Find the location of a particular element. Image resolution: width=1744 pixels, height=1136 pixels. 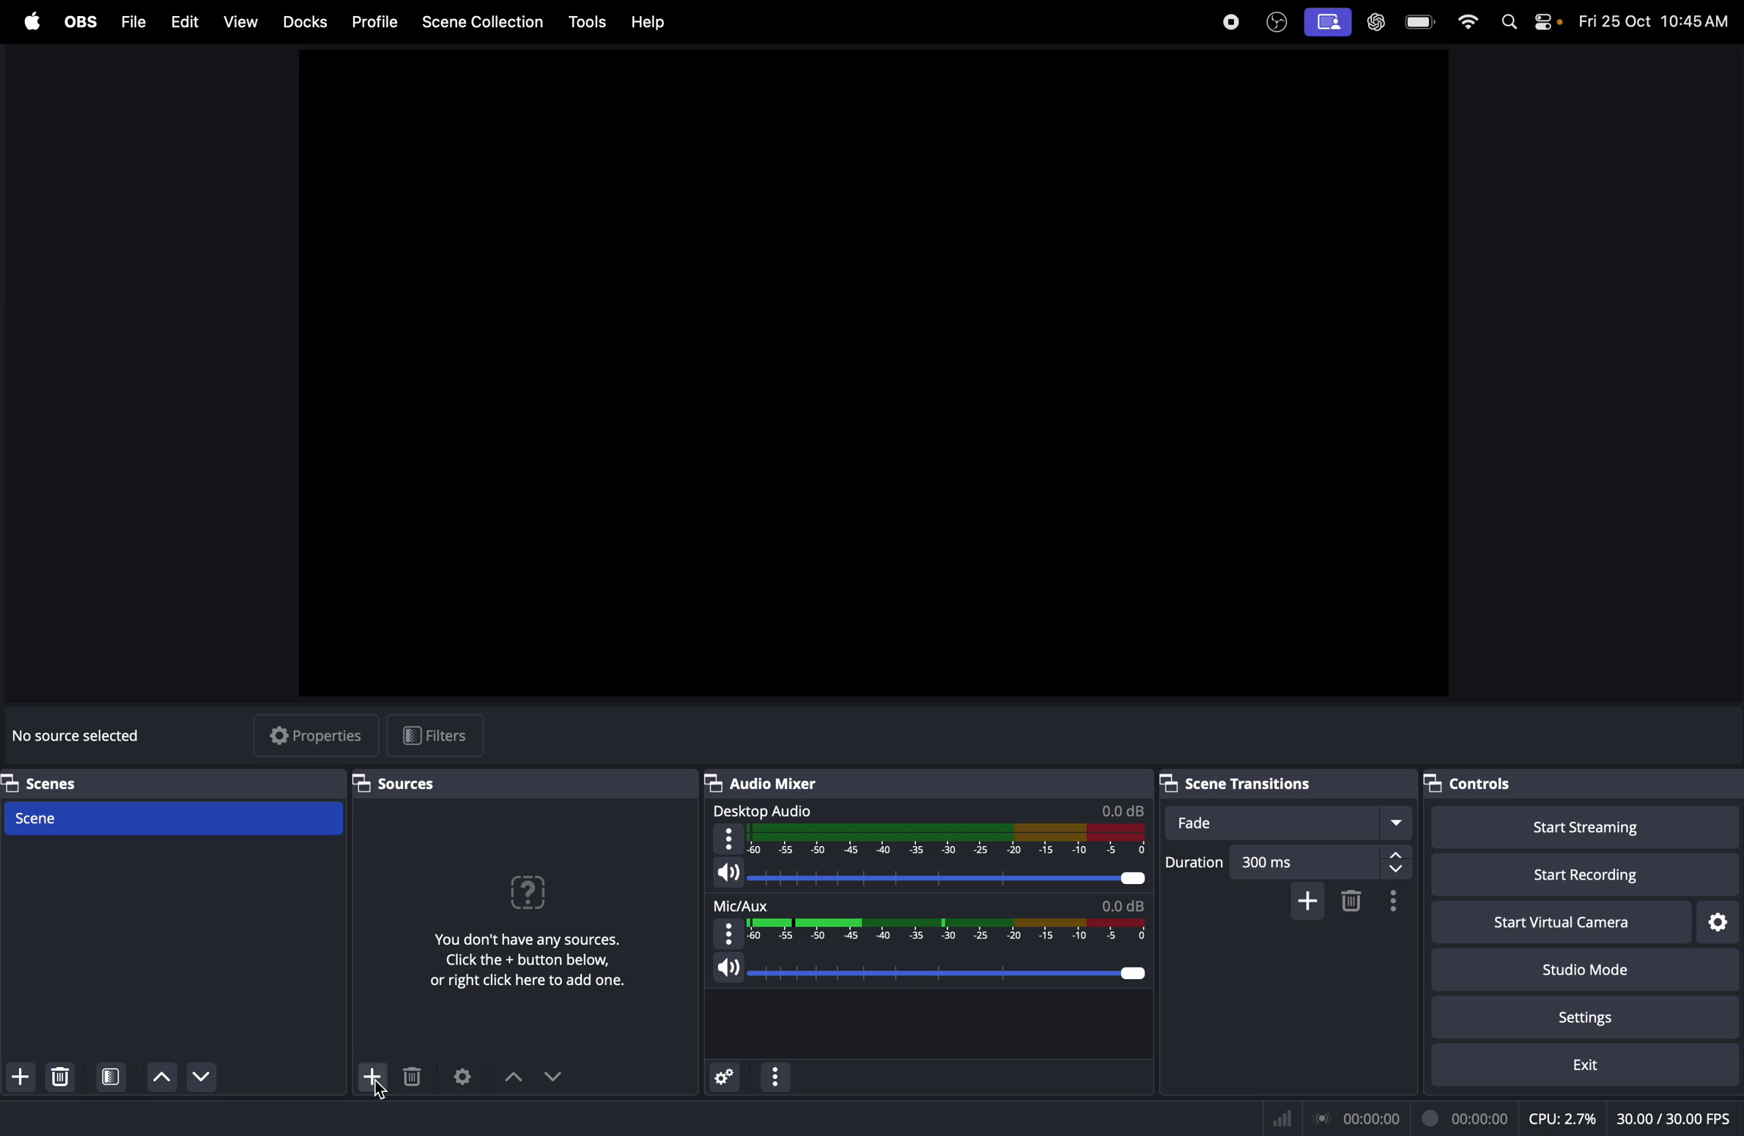

Cursor is located at coordinates (380, 1096).